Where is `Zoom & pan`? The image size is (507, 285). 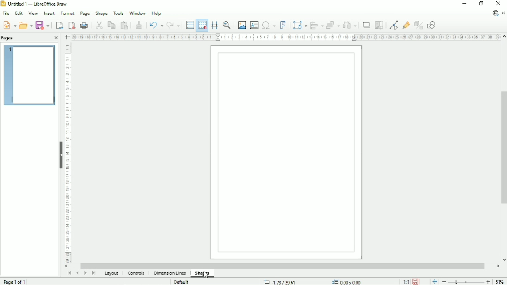
Zoom & pan is located at coordinates (226, 24).